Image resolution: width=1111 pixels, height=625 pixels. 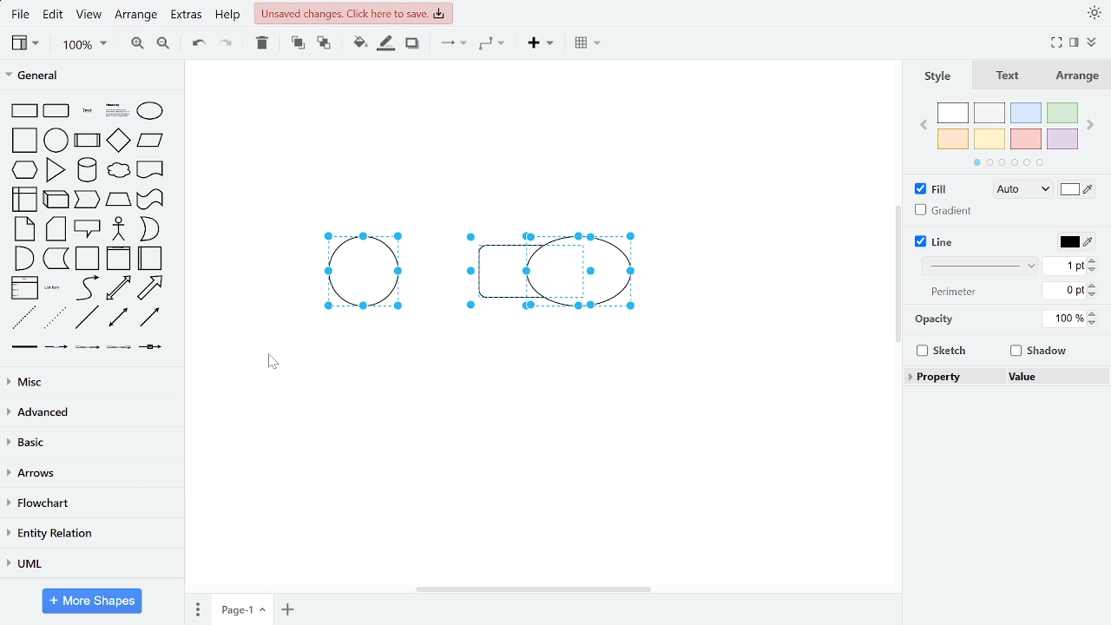 I want to click on rounded rectangle, so click(x=57, y=110).